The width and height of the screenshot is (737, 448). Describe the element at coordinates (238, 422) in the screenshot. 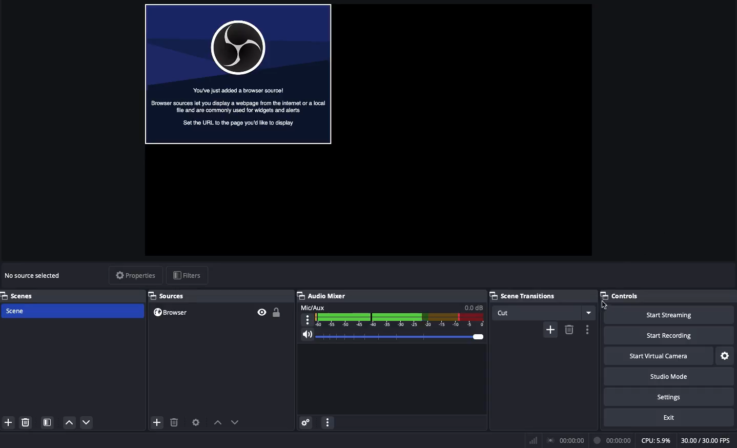

I see `move down` at that location.